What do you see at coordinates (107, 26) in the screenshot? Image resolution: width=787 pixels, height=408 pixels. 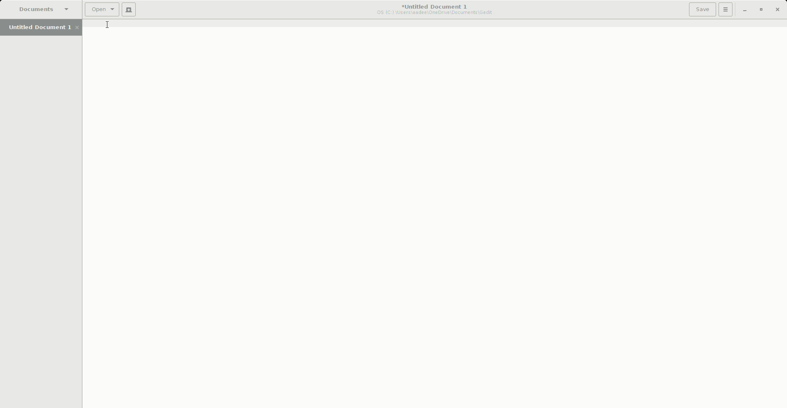 I see `Cursor` at bounding box center [107, 26].